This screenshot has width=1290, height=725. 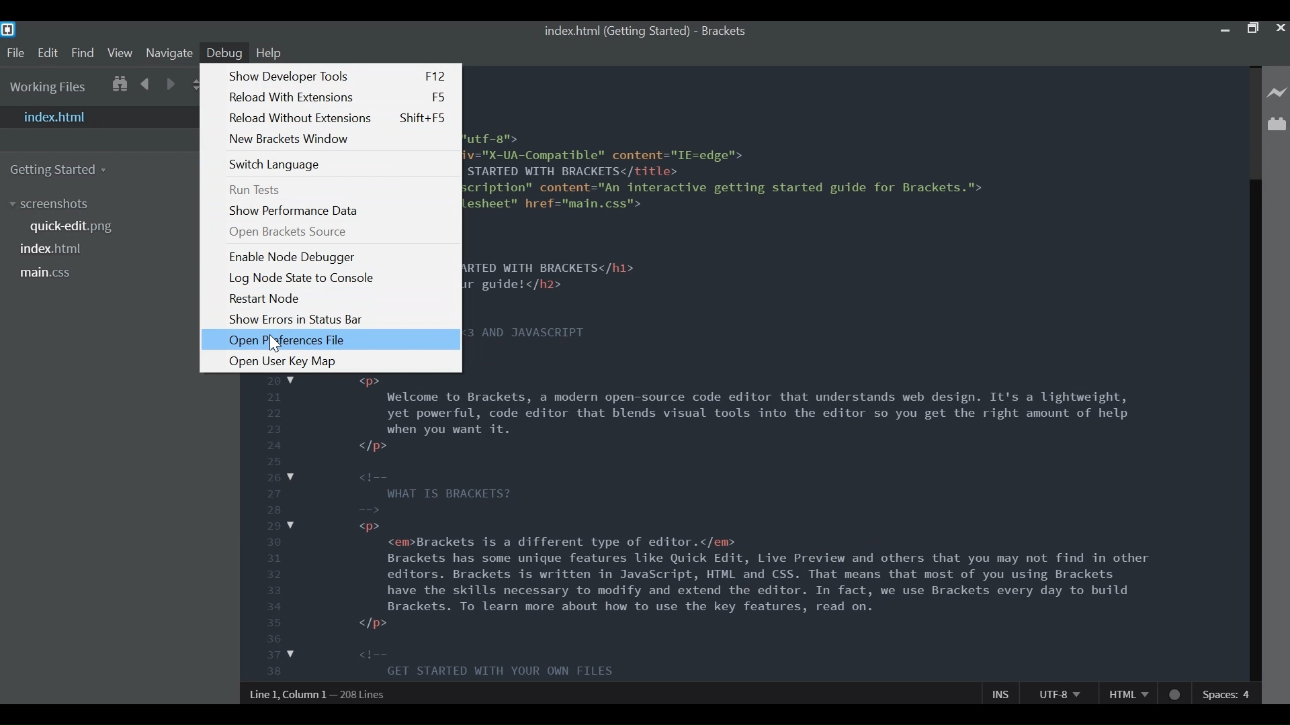 What do you see at coordinates (644, 31) in the screenshot?
I see `index html (Getting Started) - Brackets` at bounding box center [644, 31].